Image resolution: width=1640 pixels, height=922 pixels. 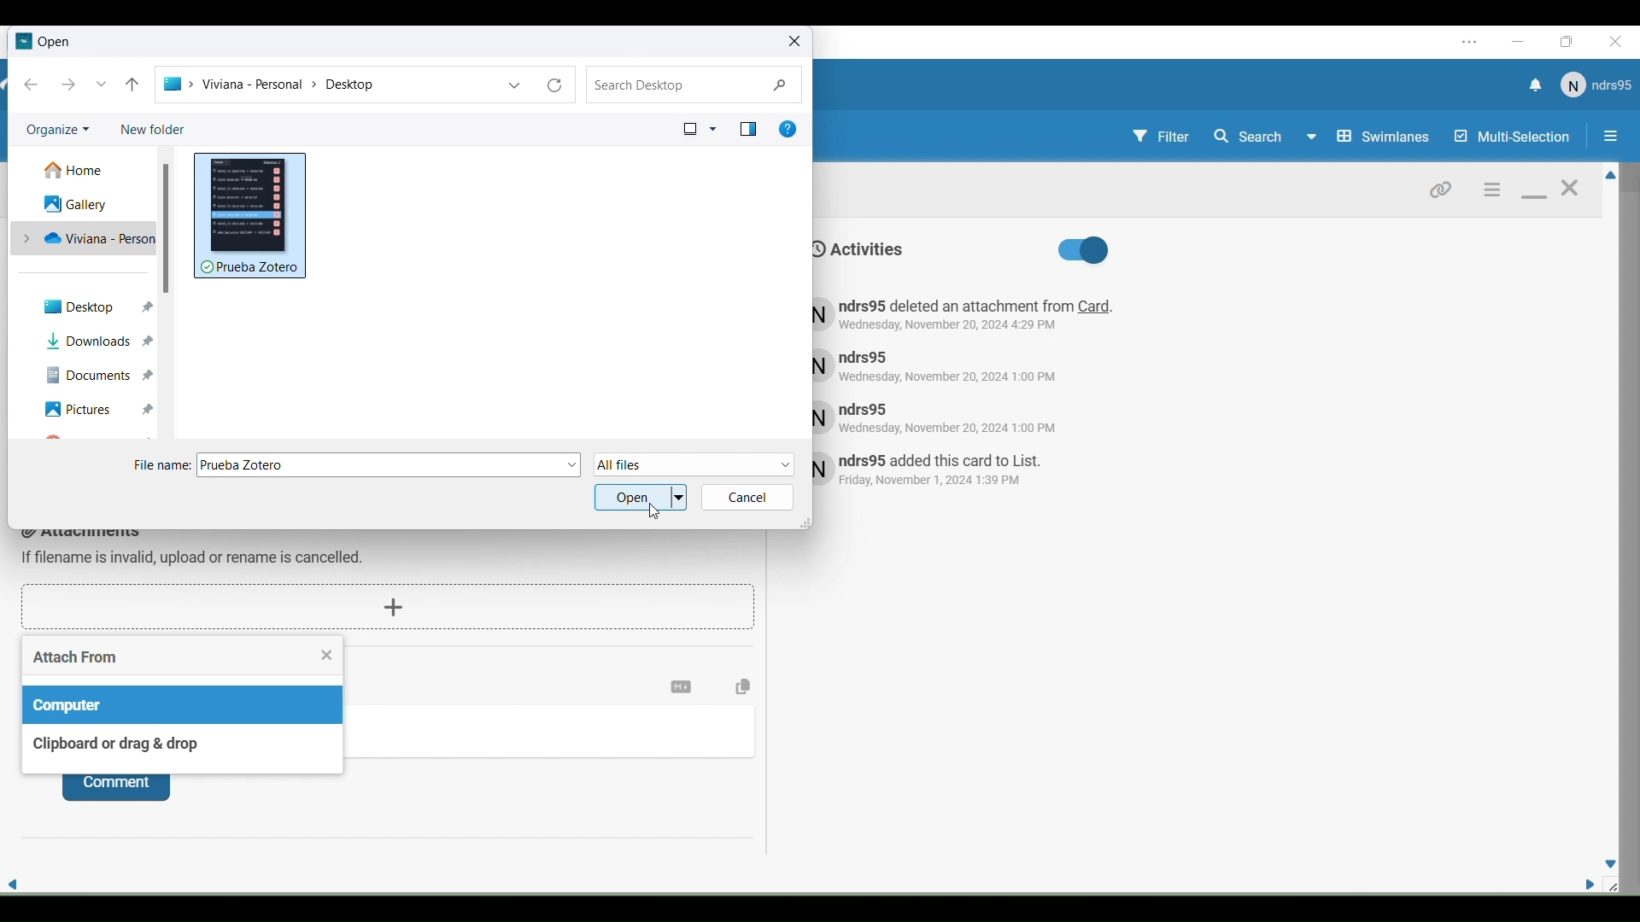 What do you see at coordinates (744, 686) in the screenshot?
I see `Copy` at bounding box center [744, 686].